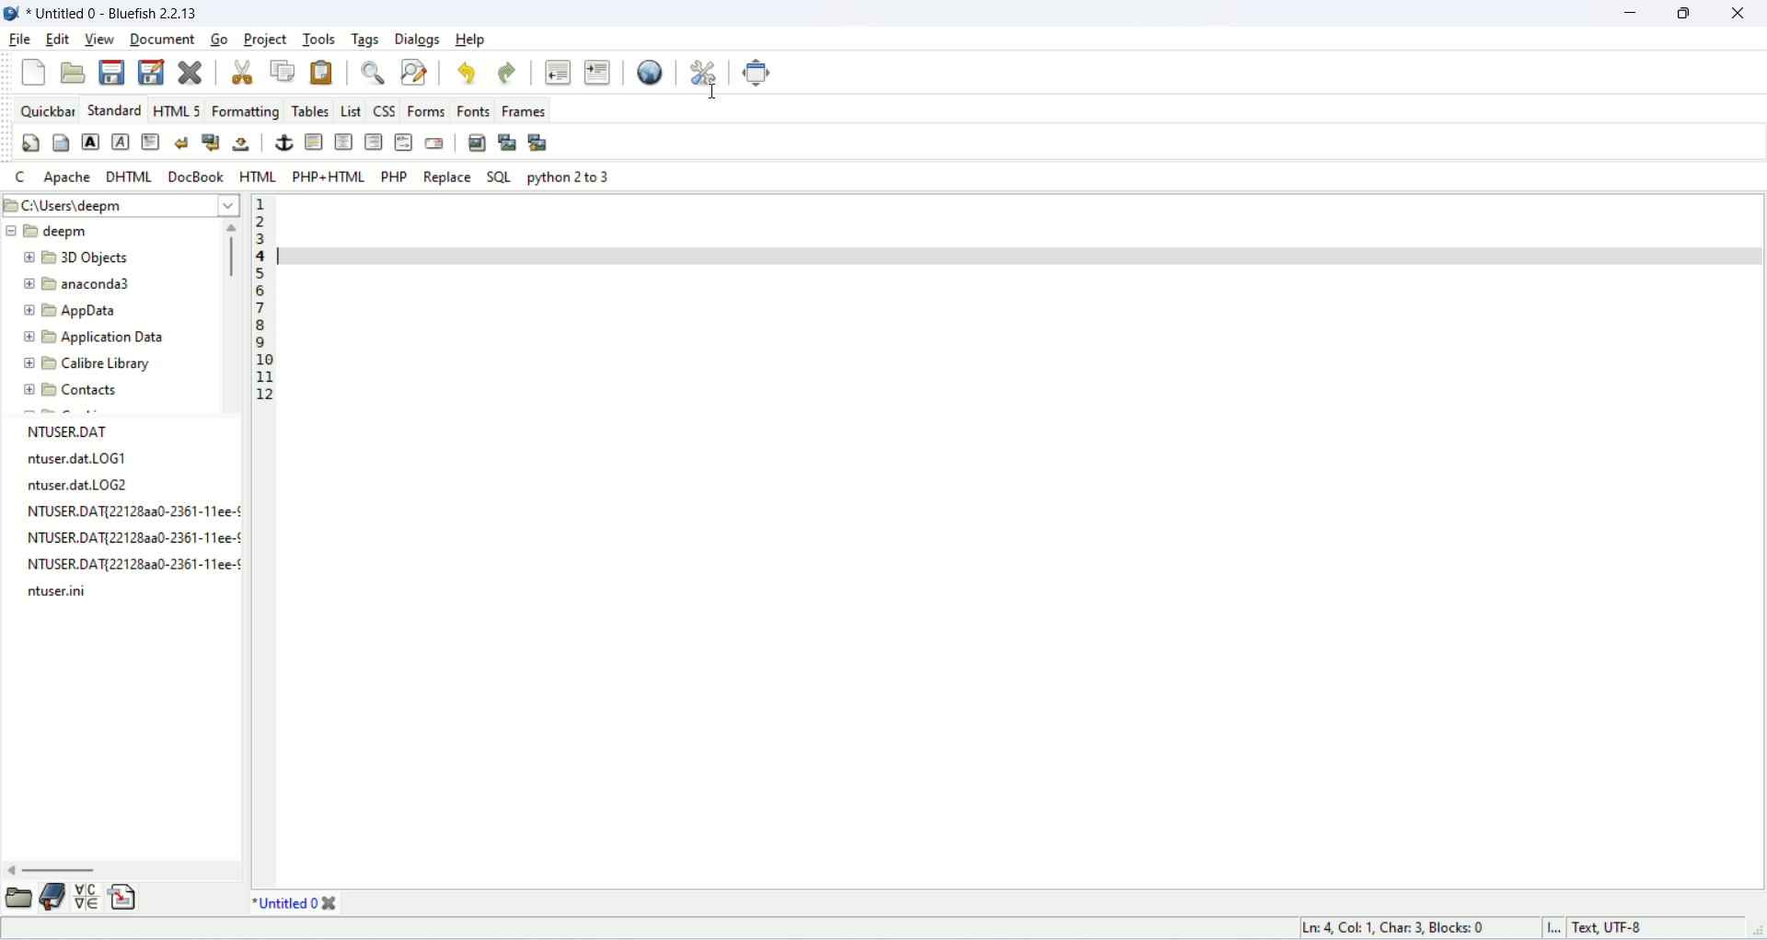 The height and width of the screenshot is (940, 1767). Describe the element at coordinates (282, 141) in the screenshot. I see `anchor/hyperlink` at that location.